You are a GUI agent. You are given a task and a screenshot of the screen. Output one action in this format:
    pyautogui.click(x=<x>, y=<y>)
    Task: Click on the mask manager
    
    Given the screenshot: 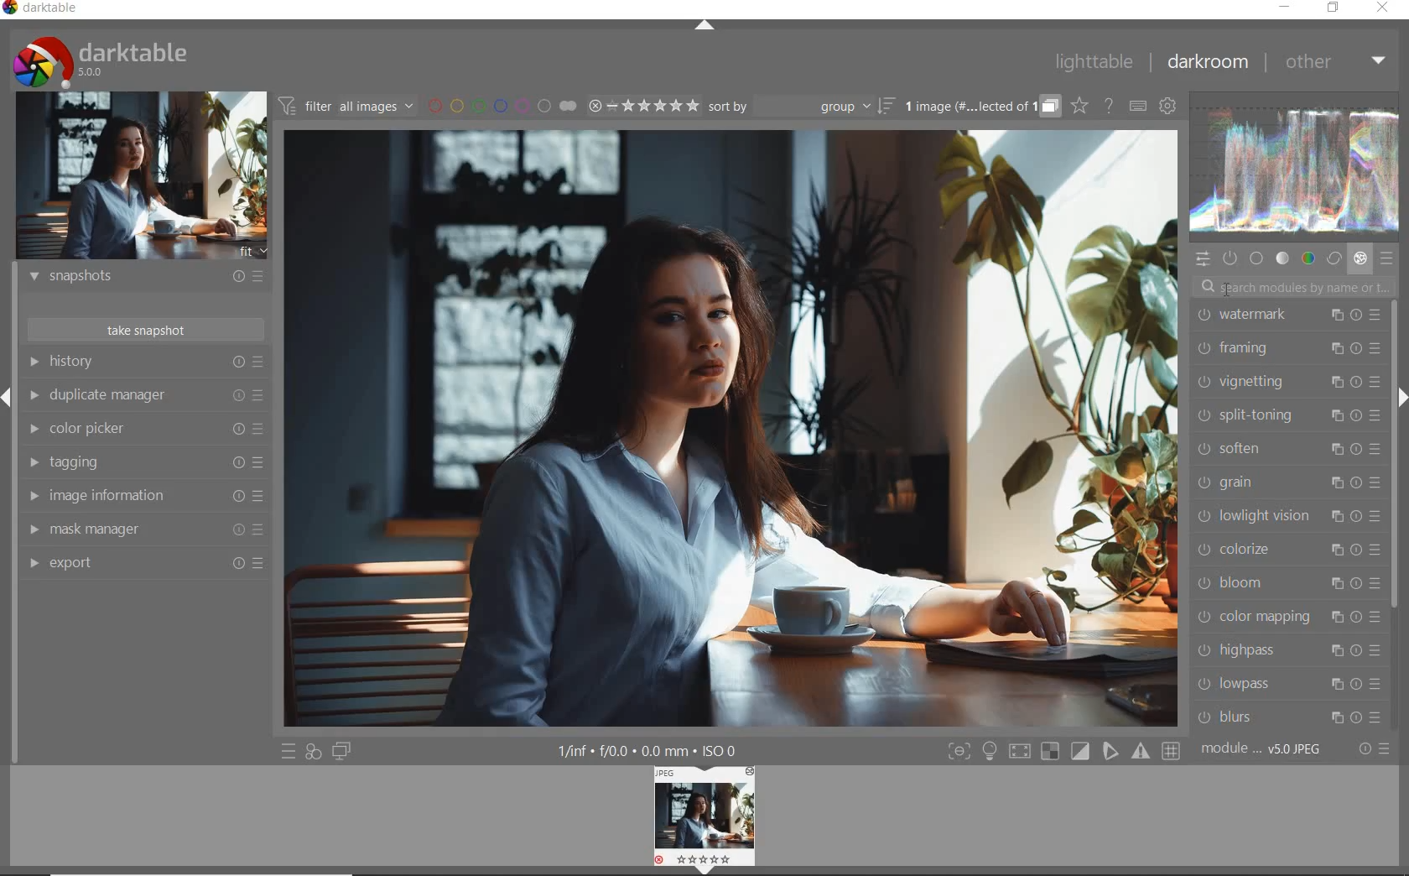 What is the action you would take?
    pyautogui.click(x=143, y=530)
    